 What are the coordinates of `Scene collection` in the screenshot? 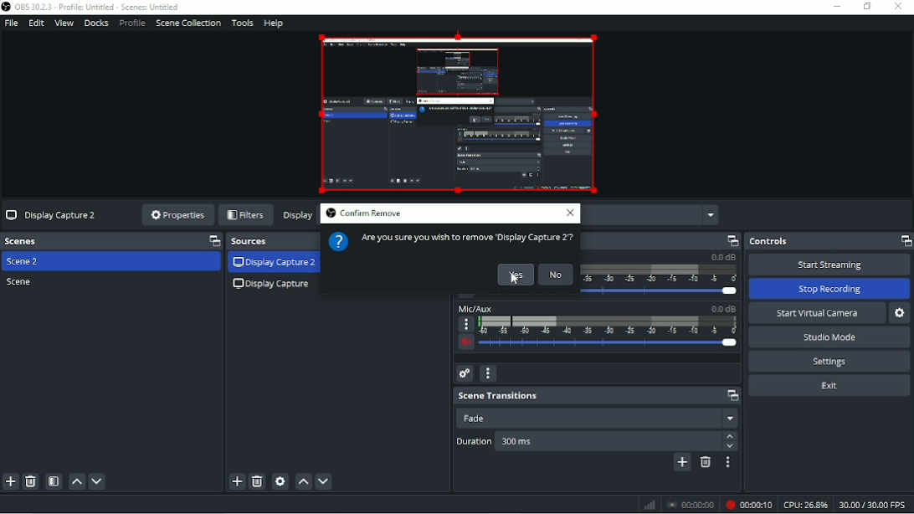 It's located at (188, 23).